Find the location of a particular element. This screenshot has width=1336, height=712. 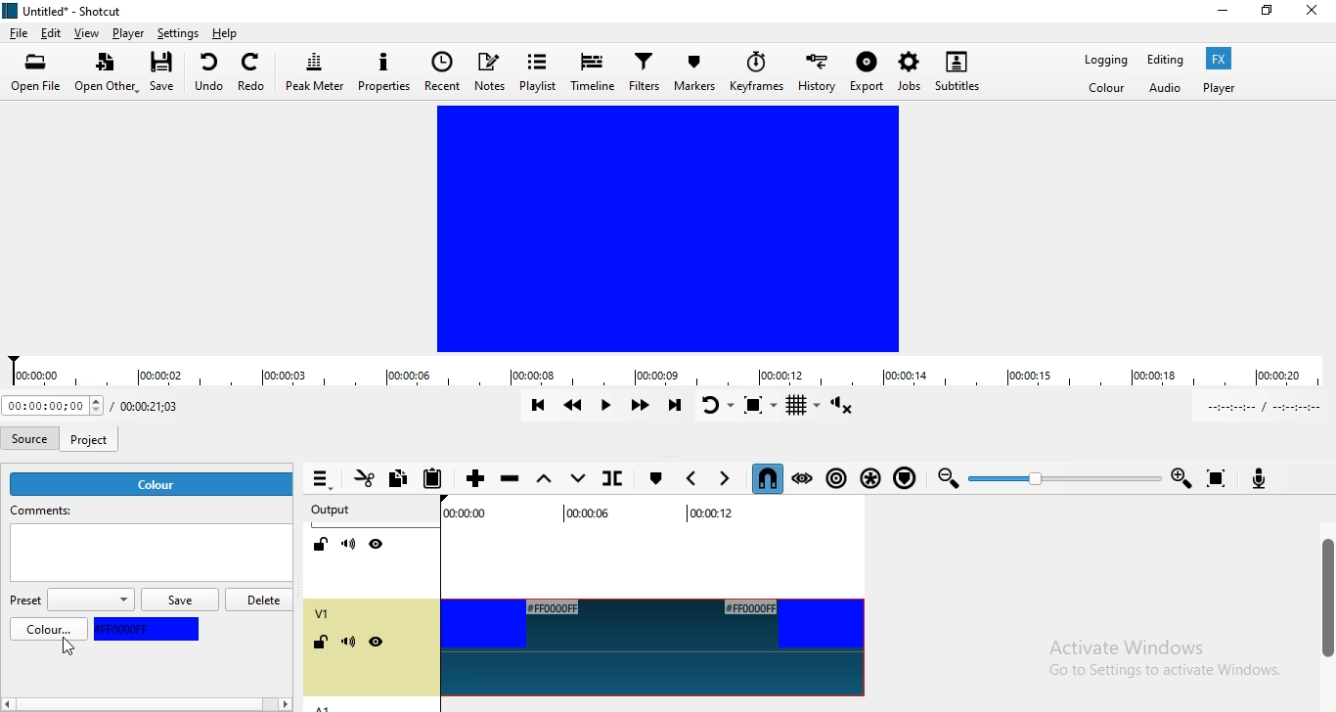

Append is located at coordinates (475, 476).